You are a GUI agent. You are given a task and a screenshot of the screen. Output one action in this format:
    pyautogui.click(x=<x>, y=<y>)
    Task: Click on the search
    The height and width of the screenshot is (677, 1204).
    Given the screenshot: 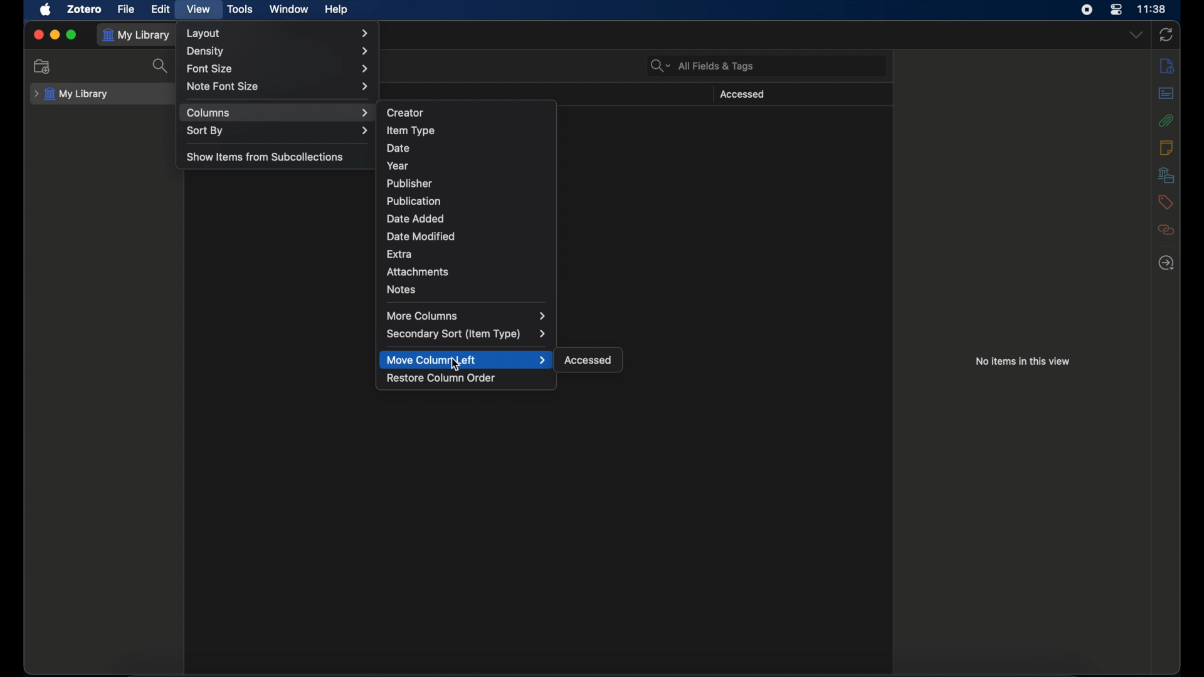 What is the action you would take?
    pyautogui.click(x=161, y=65)
    